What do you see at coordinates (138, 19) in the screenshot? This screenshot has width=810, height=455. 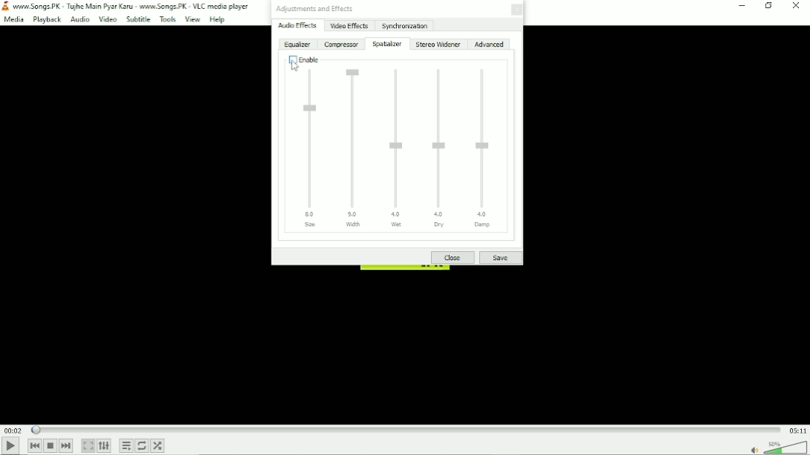 I see `Subtitle` at bounding box center [138, 19].